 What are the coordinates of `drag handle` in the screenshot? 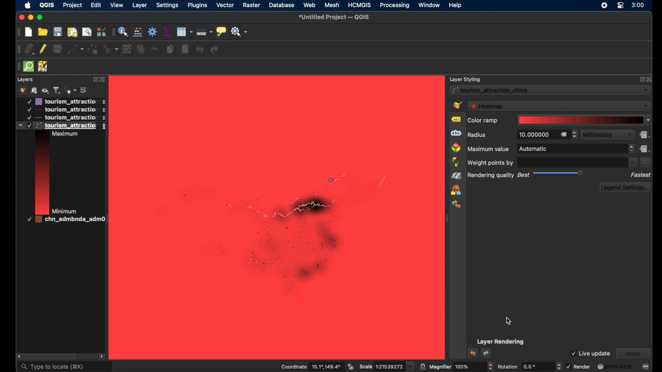 It's located at (17, 66).